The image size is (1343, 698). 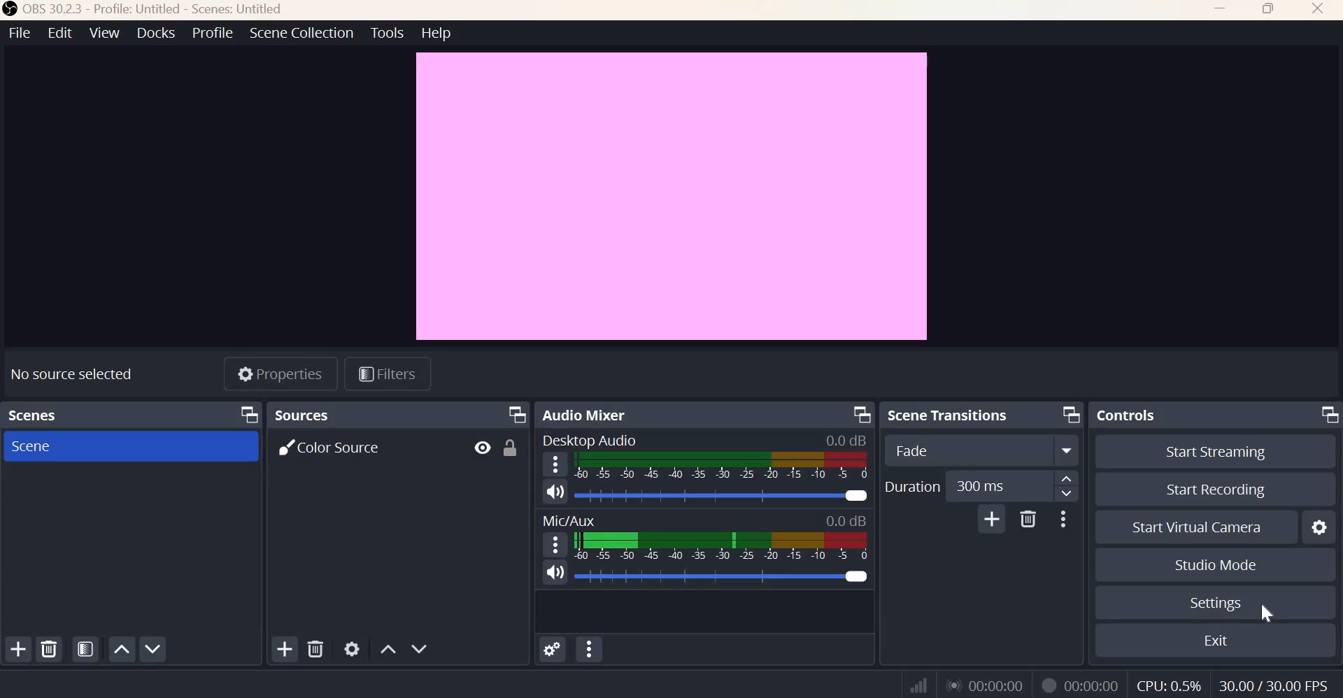 What do you see at coordinates (54, 446) in the screenshot?
I see `Scene` at bounding box center [54, 446].